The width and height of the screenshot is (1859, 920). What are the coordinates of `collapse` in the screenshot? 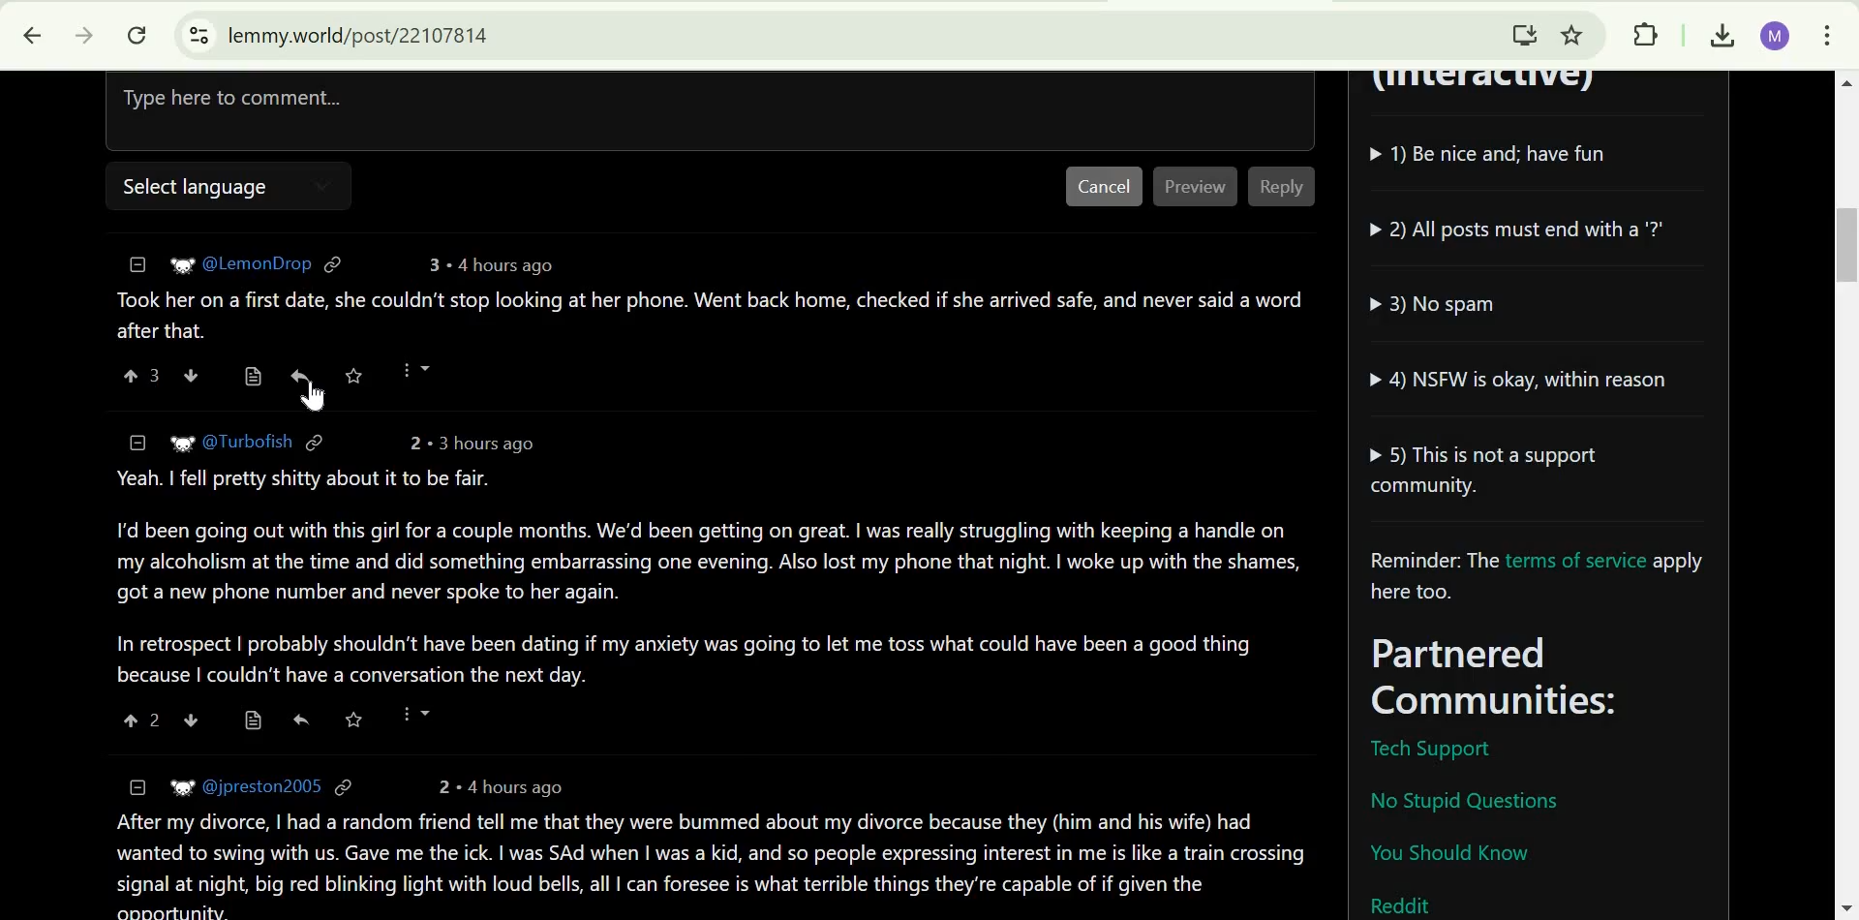 It's located at (135, 264).